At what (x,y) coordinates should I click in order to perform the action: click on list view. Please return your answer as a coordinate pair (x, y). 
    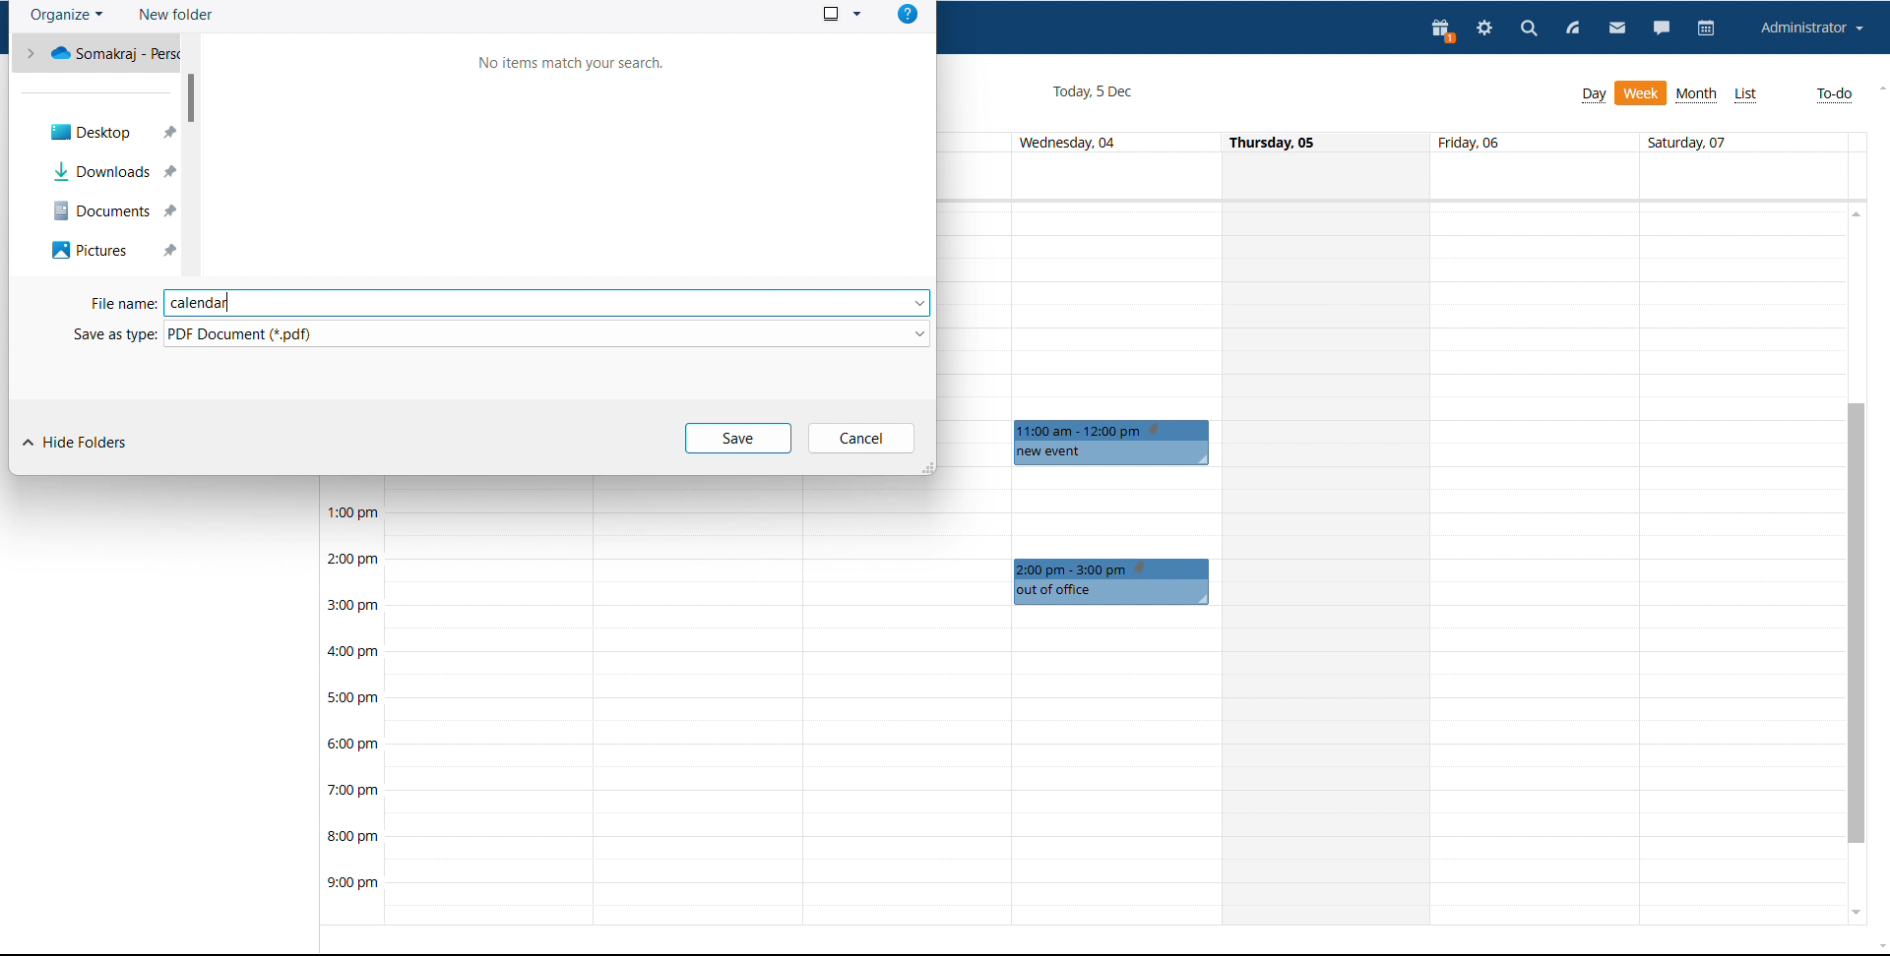
    Looking at the image, I should click on (1746, 95).